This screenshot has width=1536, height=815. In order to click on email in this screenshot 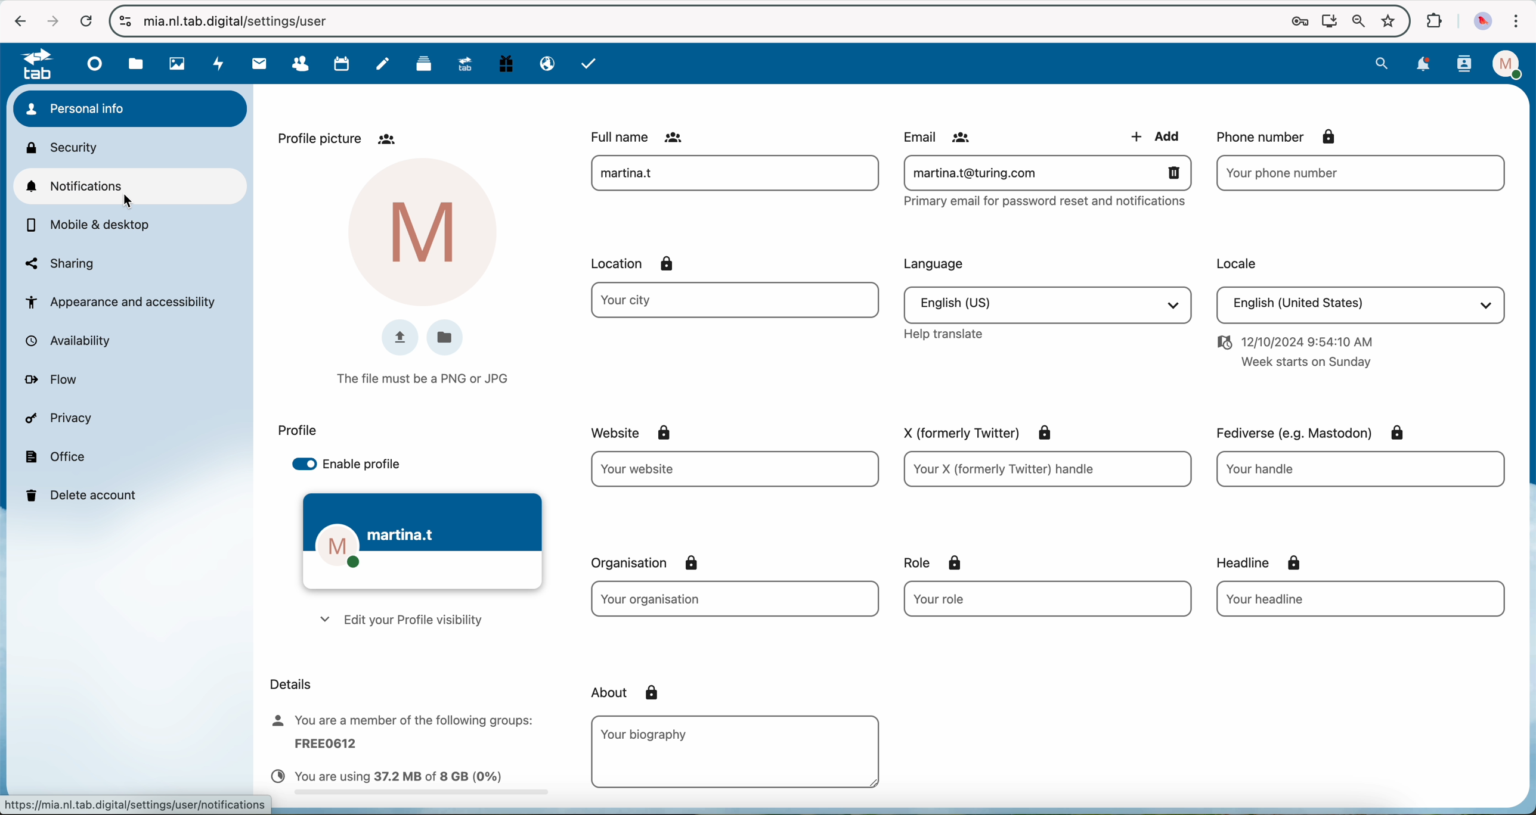, I will do `click(545, 64)`.